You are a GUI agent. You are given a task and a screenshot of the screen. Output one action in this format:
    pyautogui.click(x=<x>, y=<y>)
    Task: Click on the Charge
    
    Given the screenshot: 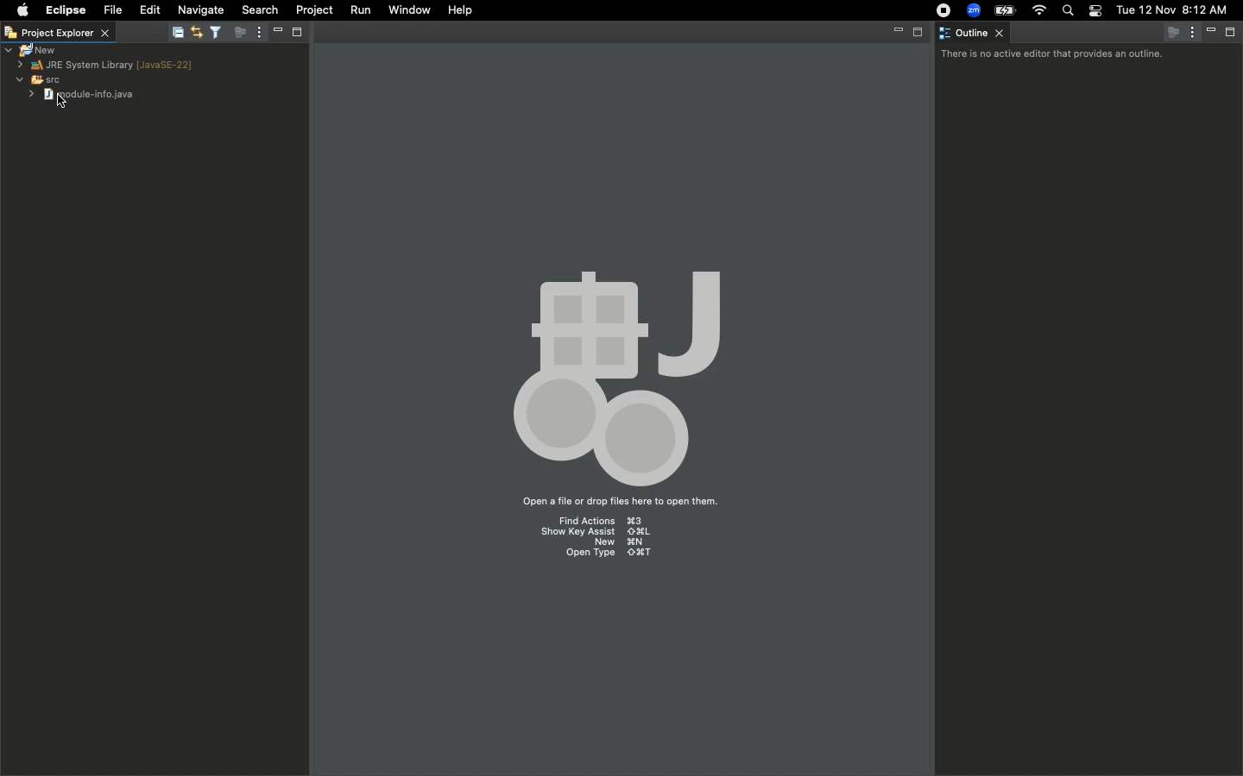 What is the action you would take?
    pyautogui.click(x=1001, y=12)
    